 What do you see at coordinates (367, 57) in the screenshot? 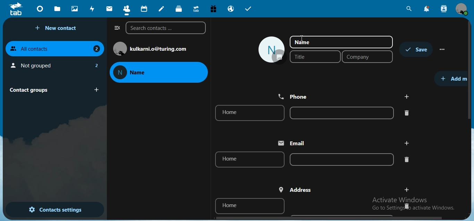
I see `company` at bounding box center [367, 57].